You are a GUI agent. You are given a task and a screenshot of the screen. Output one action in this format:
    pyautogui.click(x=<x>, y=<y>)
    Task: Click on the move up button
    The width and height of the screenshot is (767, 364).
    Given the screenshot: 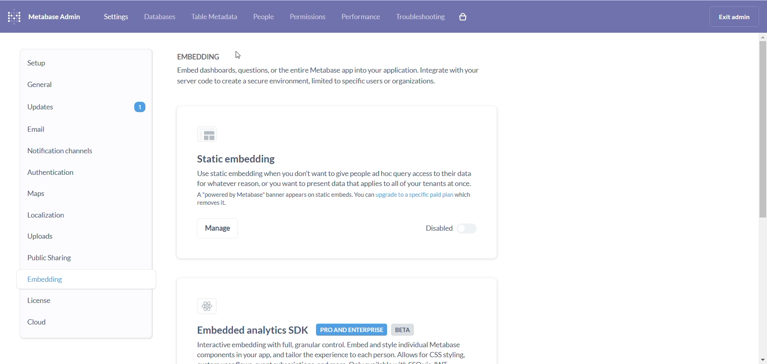 What is the action you would take?
    pyautogui.click(x=762, y=37)
    